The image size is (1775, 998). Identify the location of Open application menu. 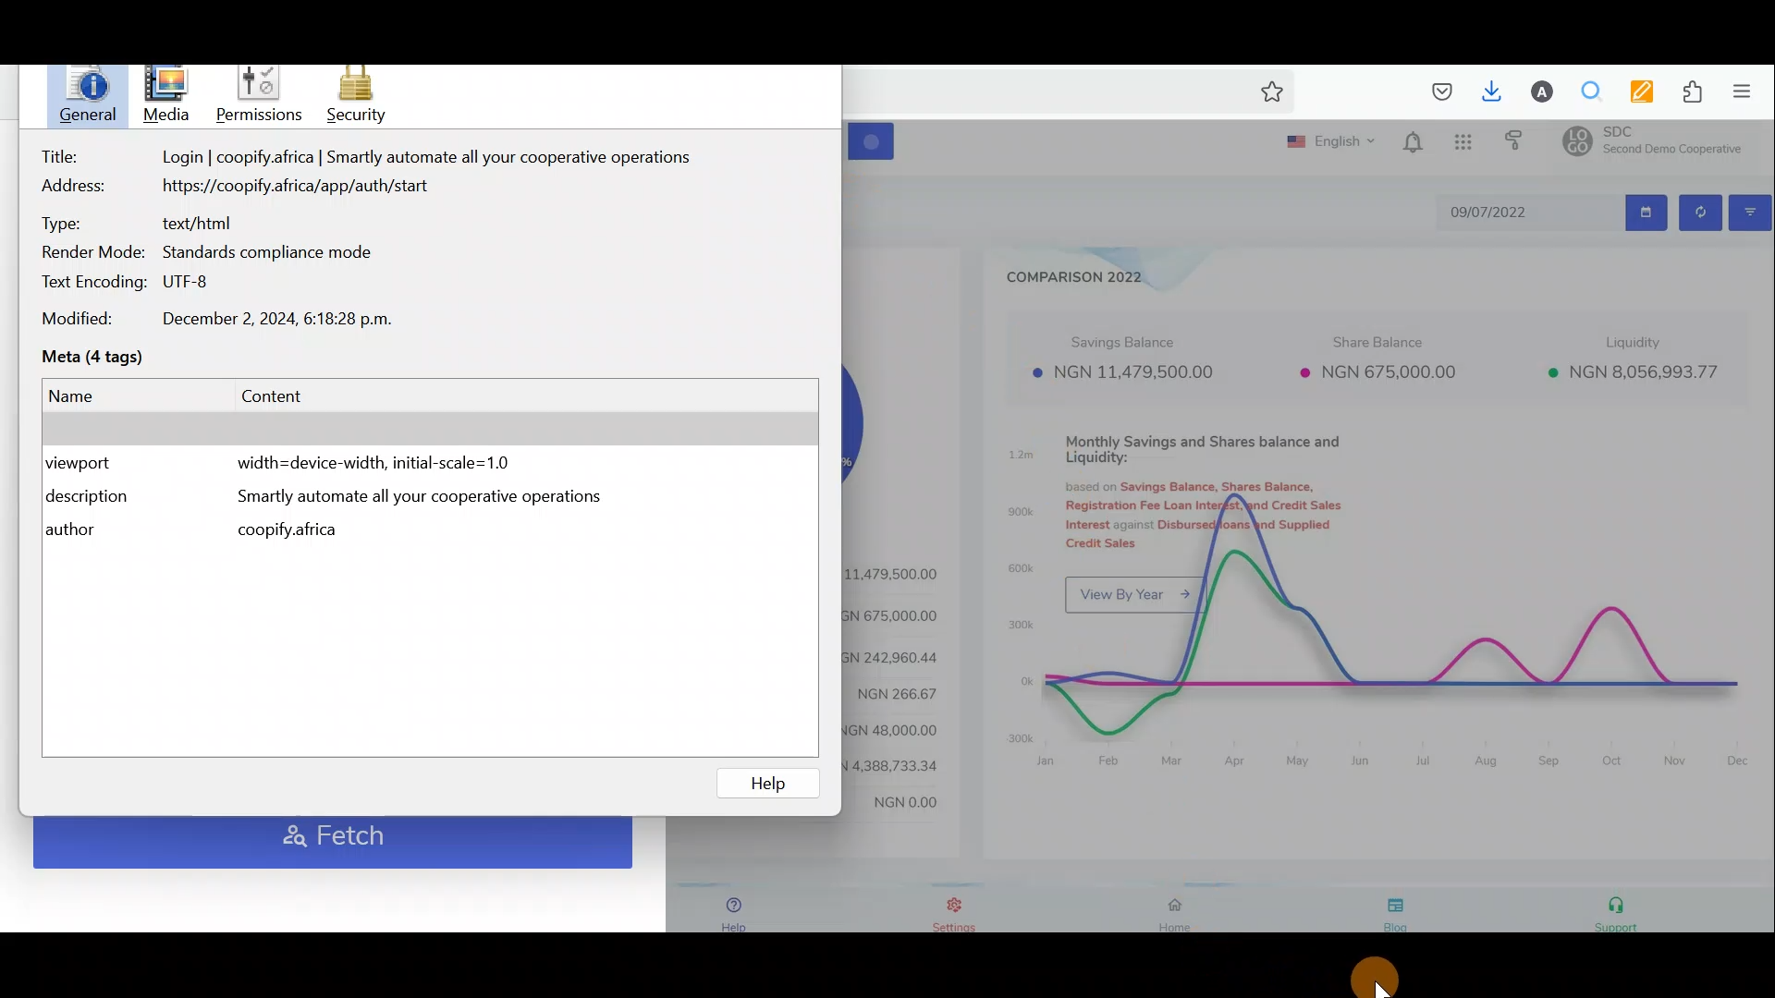
(1747, 92).